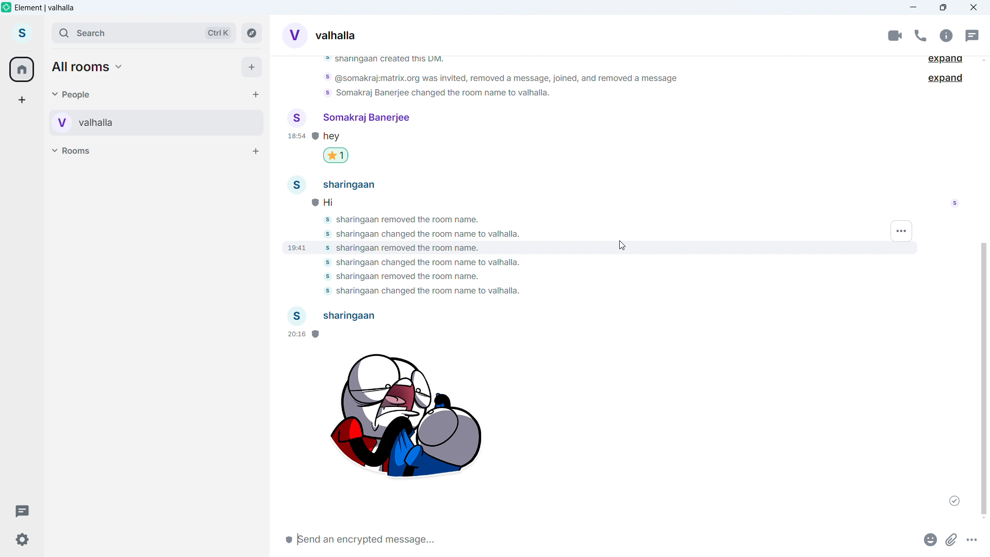  Describe the element at coordinates (89, 67) in the screenshot. I see `All rooms ` at that location.